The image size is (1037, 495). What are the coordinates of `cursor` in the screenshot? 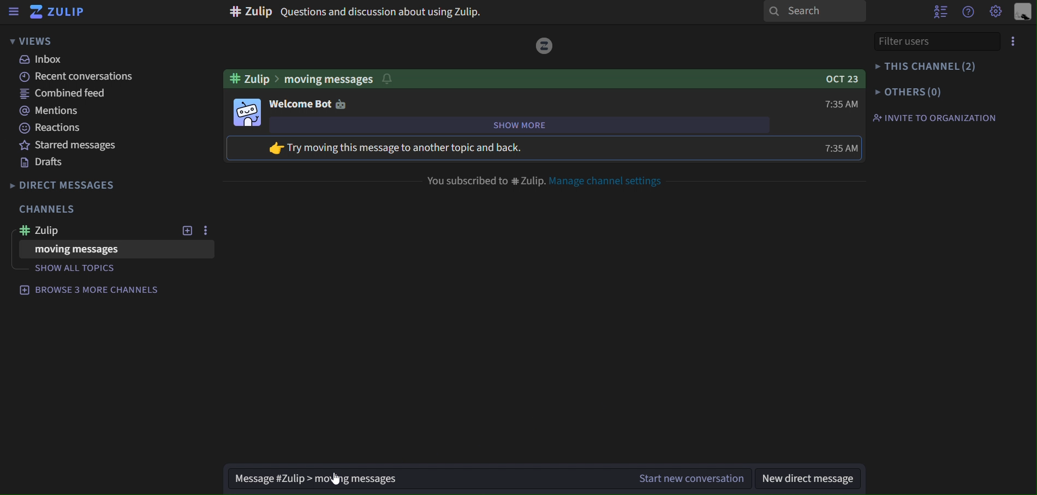 It's located at (338, 479).